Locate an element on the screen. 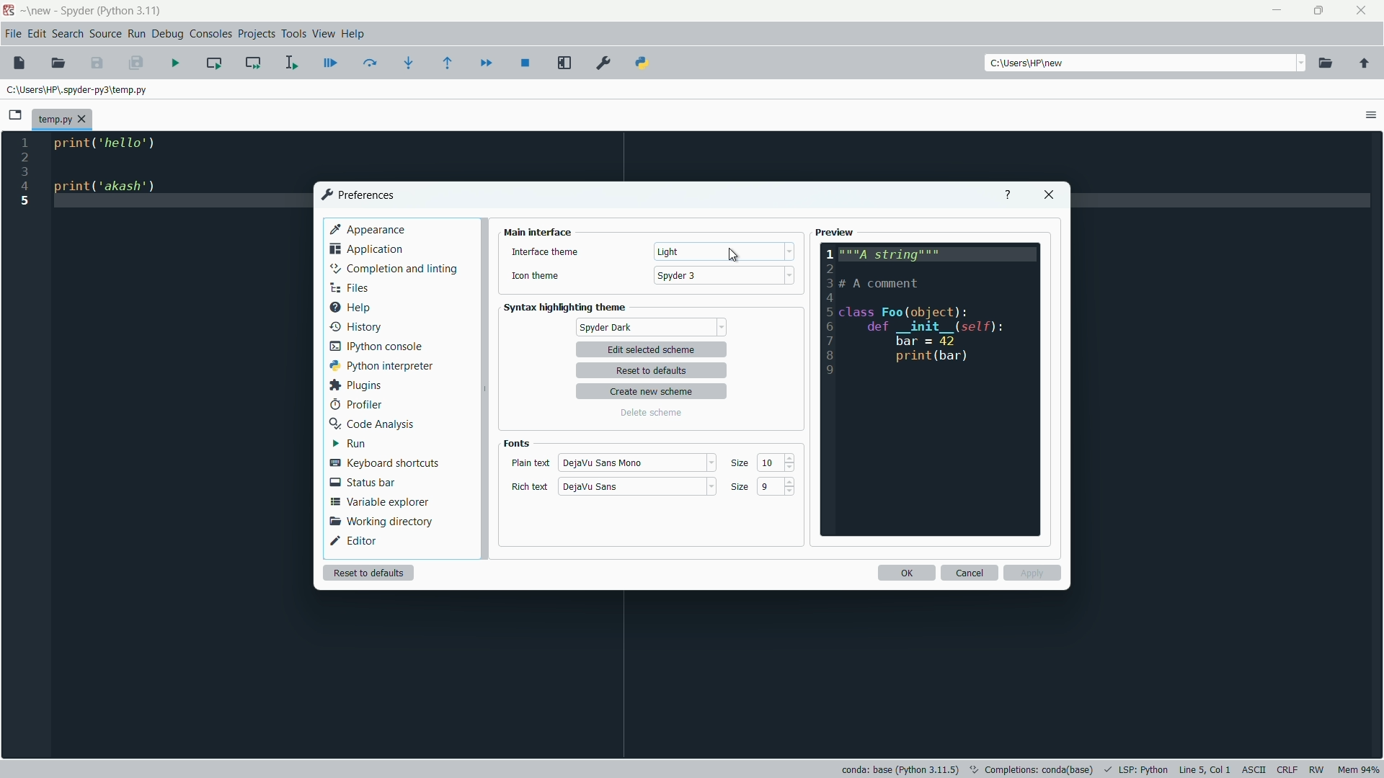 The width and height of the screenshot is (1384, 778). help is located at coordinates (349, 306).